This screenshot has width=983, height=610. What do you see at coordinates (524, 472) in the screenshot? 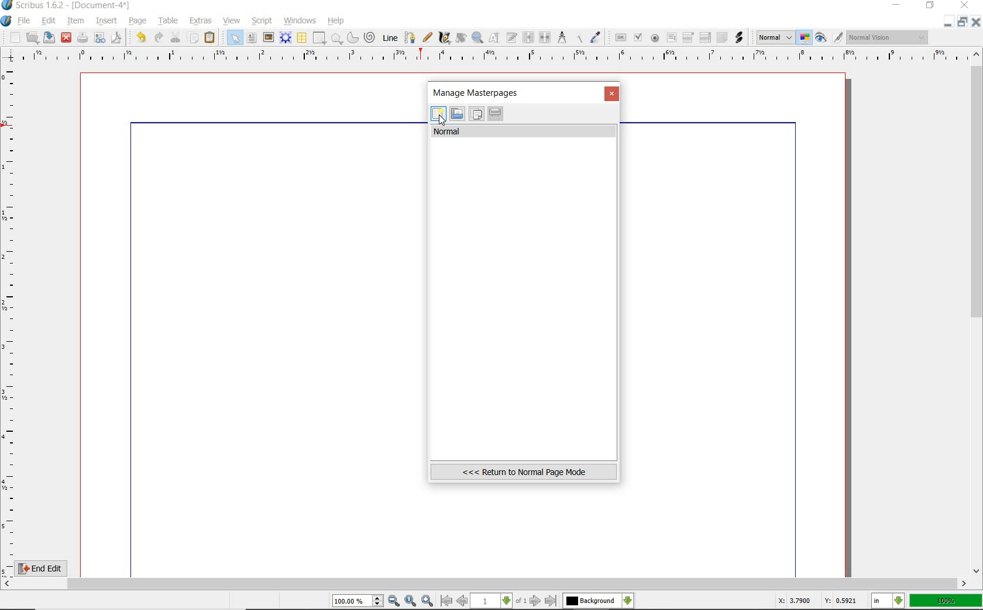
I see `Return to normal page mode` at bounding box center [524, 472].